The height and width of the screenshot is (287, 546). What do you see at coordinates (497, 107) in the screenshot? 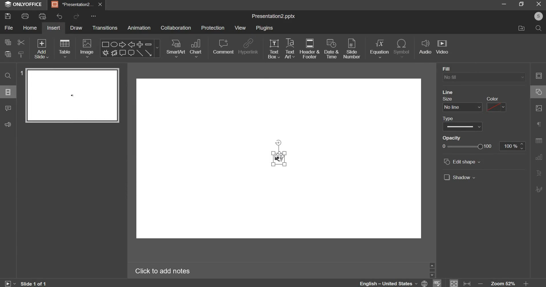
I see `line color` at bounding box center [497, 107].